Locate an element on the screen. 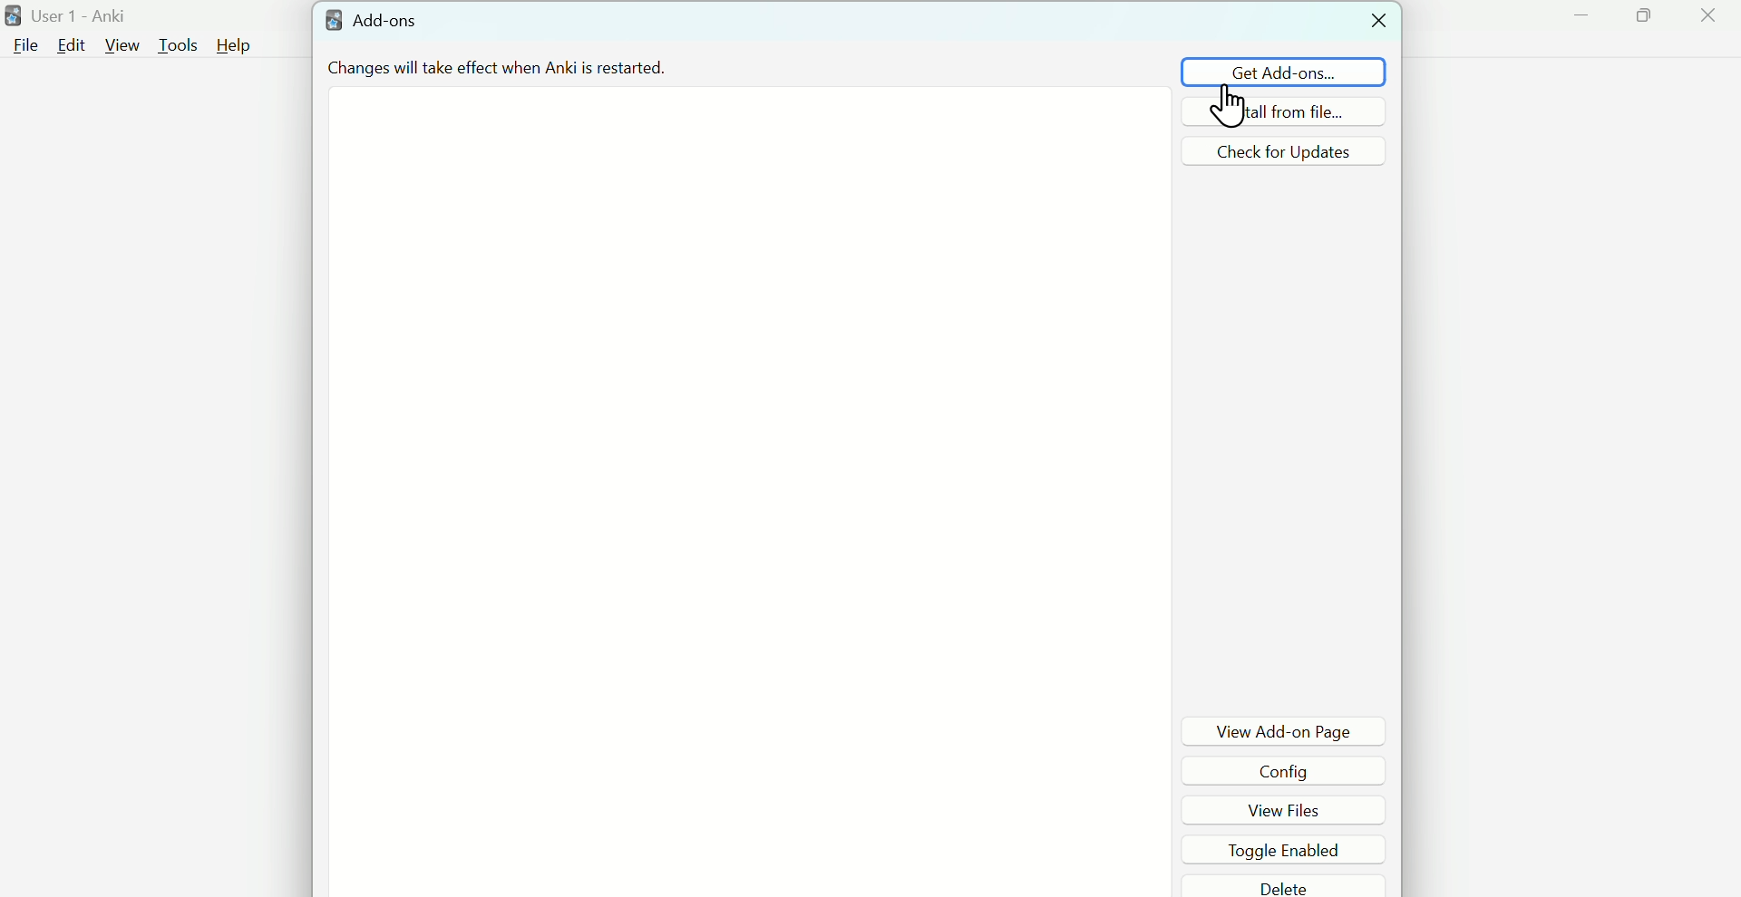  Help is located at coordinates (234, 45).